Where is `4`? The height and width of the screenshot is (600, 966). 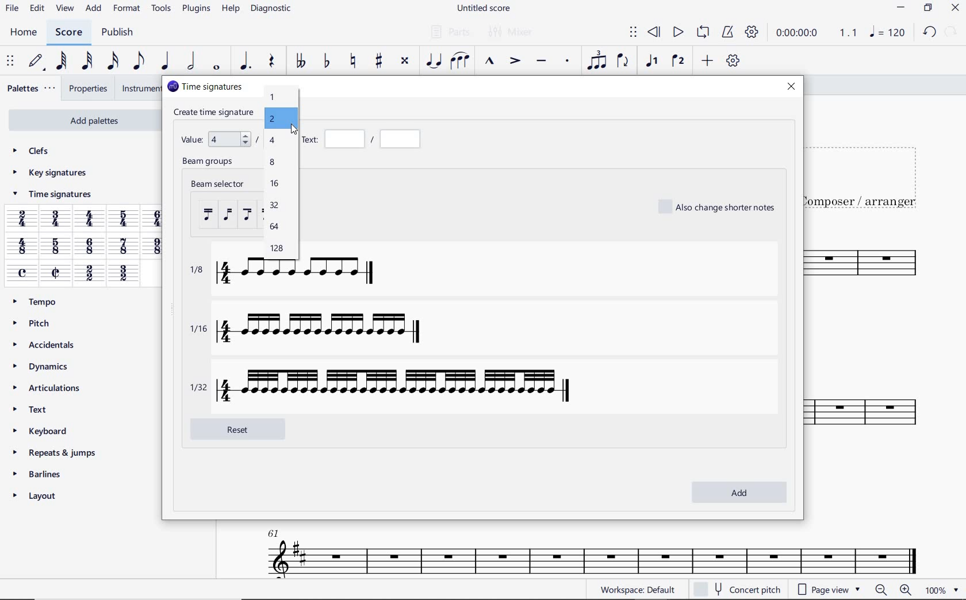
4 is located at coordinates (273, 141).